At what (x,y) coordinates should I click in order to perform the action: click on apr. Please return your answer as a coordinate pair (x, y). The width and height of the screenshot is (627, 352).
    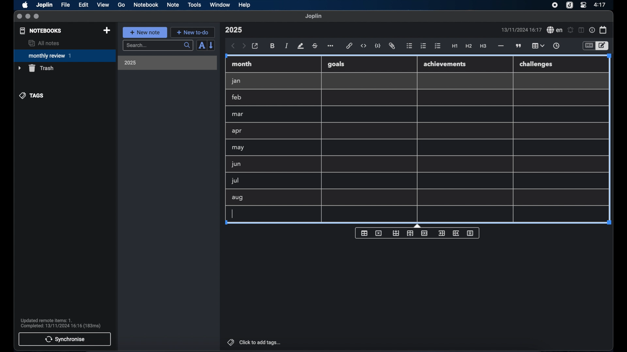
    Looking at the image, I should click on (237, 131).